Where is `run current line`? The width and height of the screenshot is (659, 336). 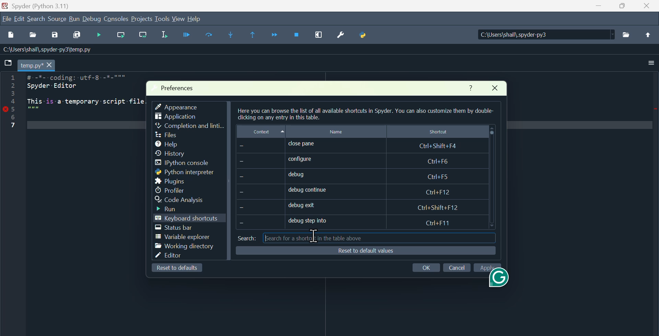 run current line is located at coordinates (123, 36).